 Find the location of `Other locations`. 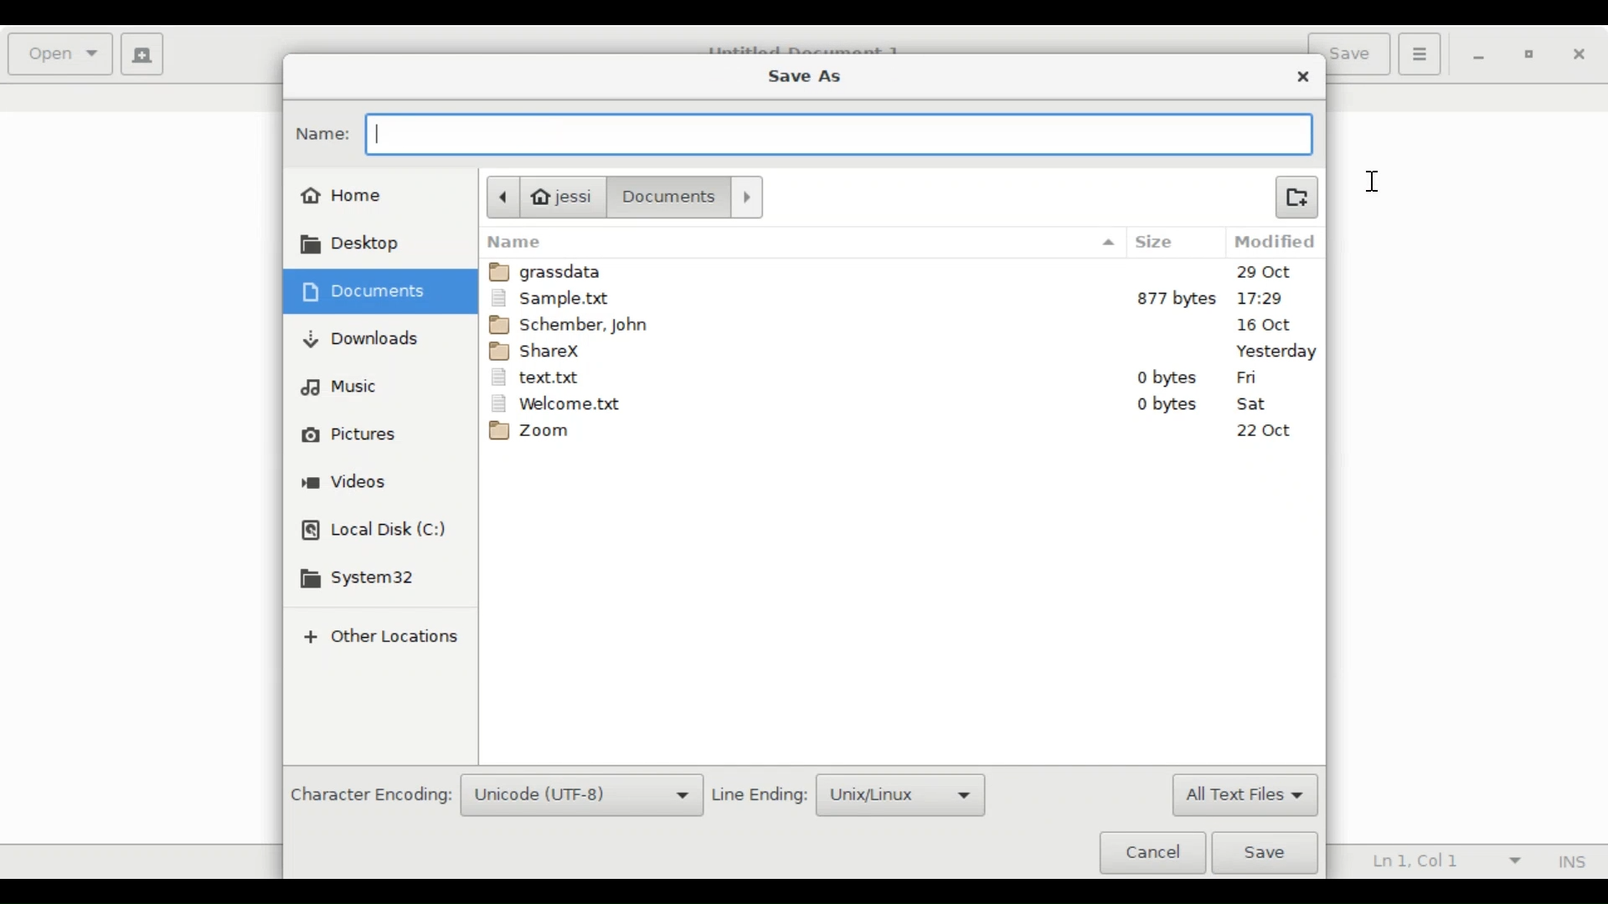

Other locations is located at coordinates (379, 639).